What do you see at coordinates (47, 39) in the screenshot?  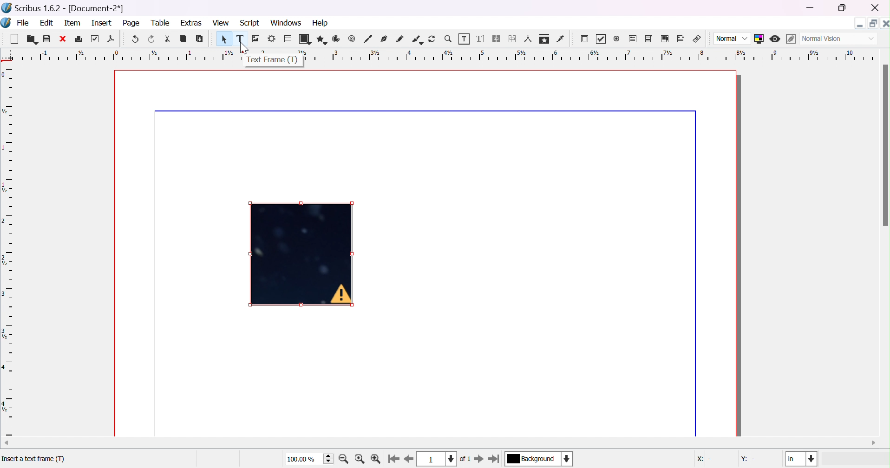 I see `save` at bounding box center [47, 39].